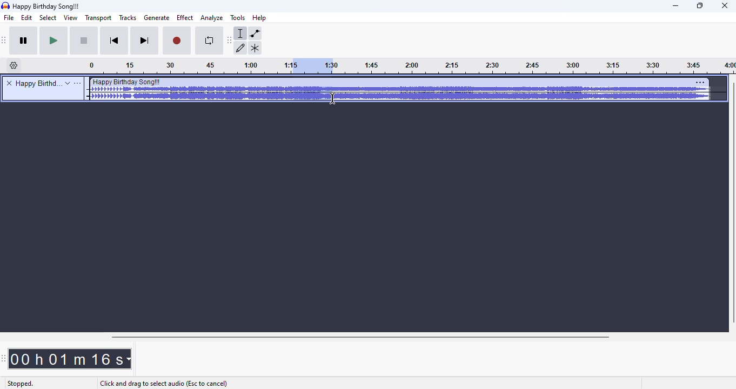 The image size is (736, 389). What do you see at coordinates (128, 17) in the screenshot?
I see `tracks` at bounding box center [128, 17].